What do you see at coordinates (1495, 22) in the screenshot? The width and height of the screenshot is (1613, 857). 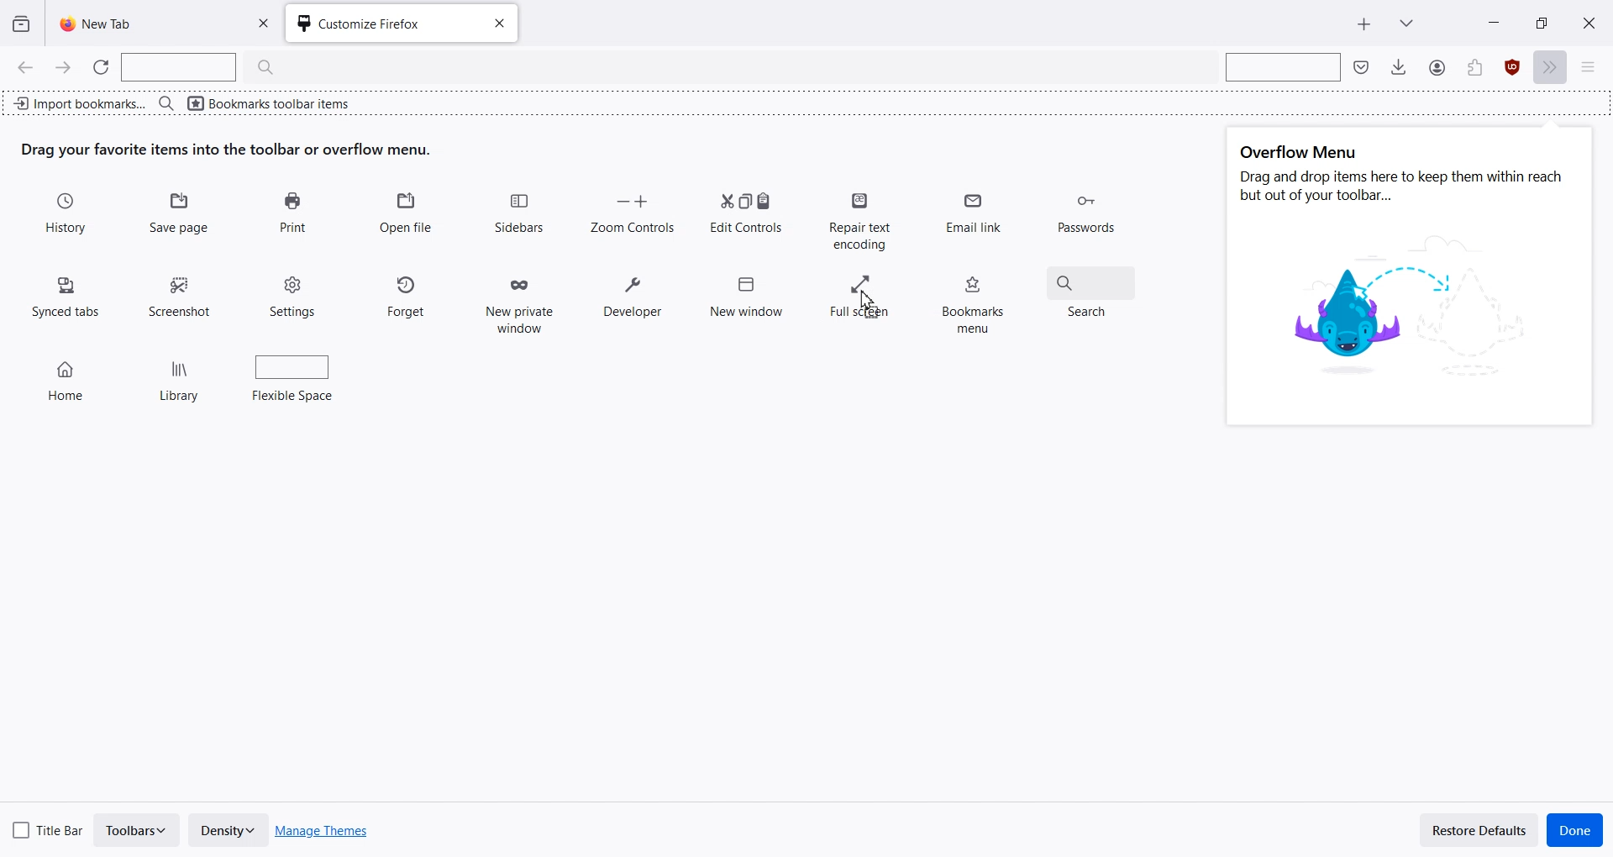 I see `Minimize` at bounding box center [1495, 22].